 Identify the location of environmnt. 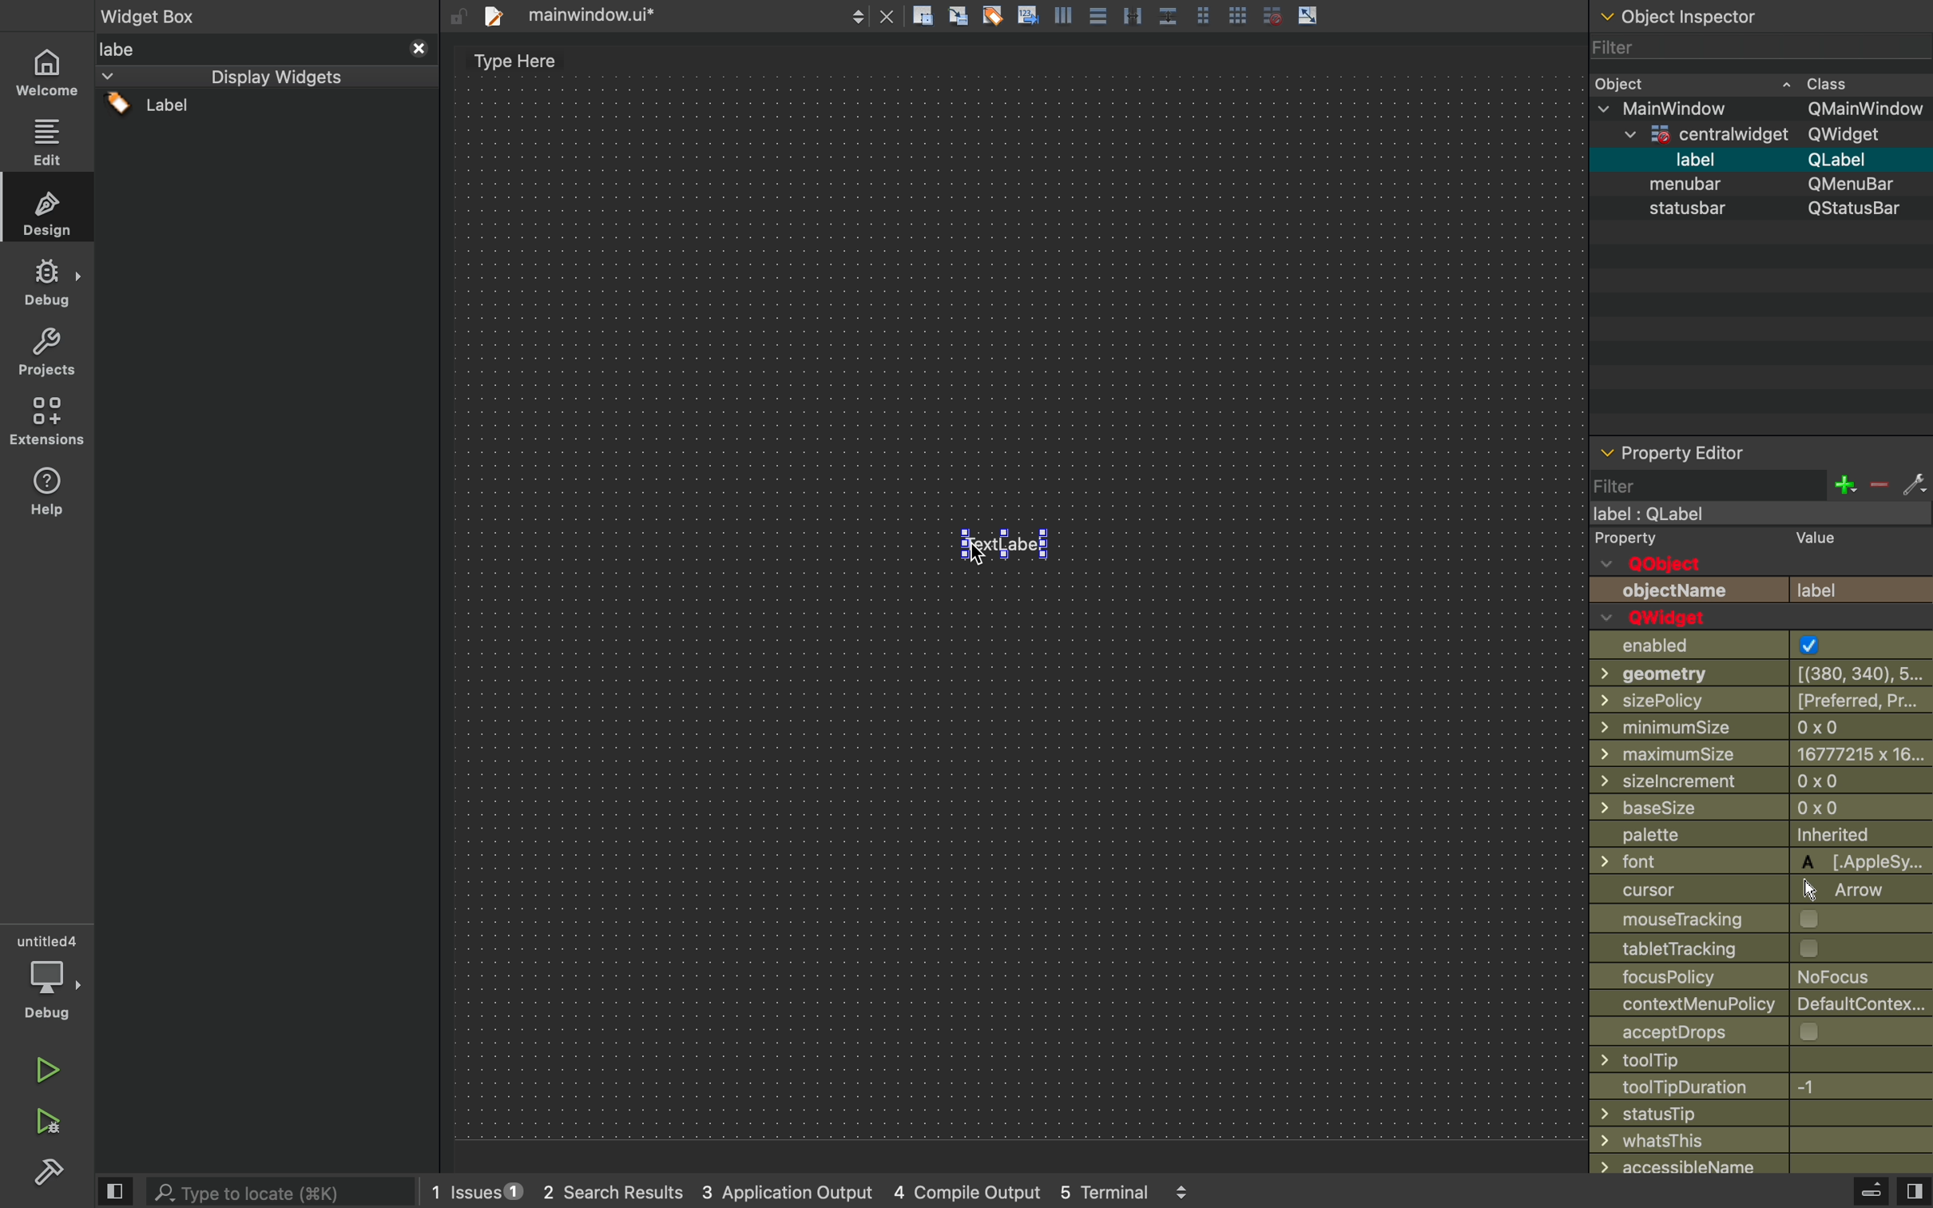
(45, 421).